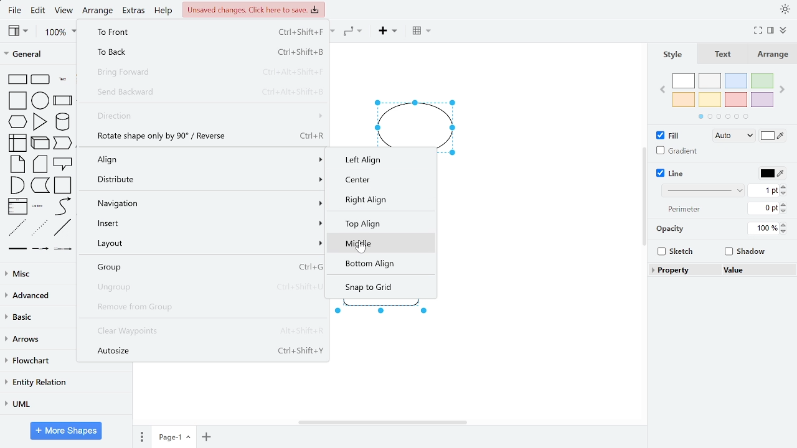 The width and height of the screenshot is (797, 448). Describe the element at coordinates (62, 207) in the screenshot. I see `curve` at that location.